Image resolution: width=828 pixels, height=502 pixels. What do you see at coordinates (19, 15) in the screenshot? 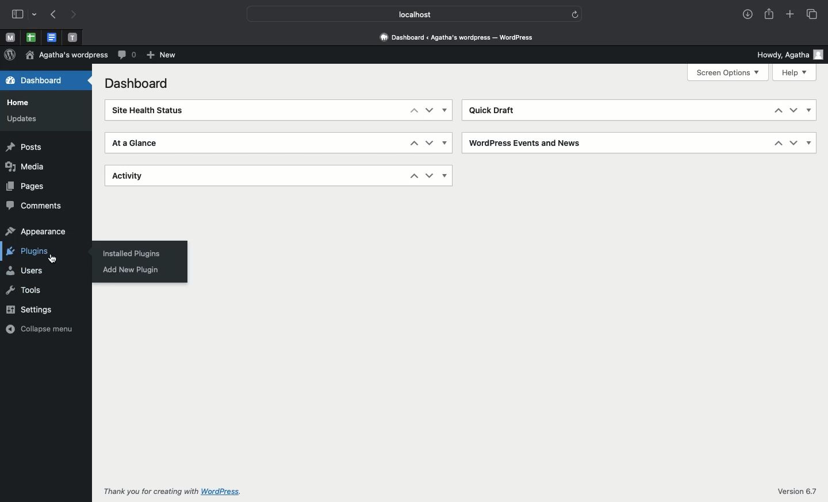
I see `Sidebar` at bounding box center [19, 15].